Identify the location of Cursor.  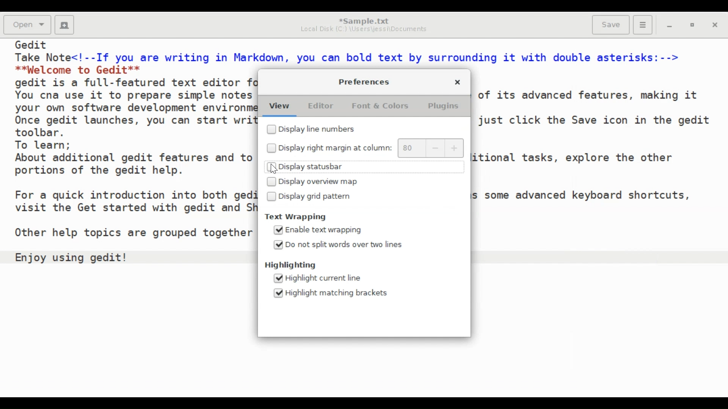
(274, 169).